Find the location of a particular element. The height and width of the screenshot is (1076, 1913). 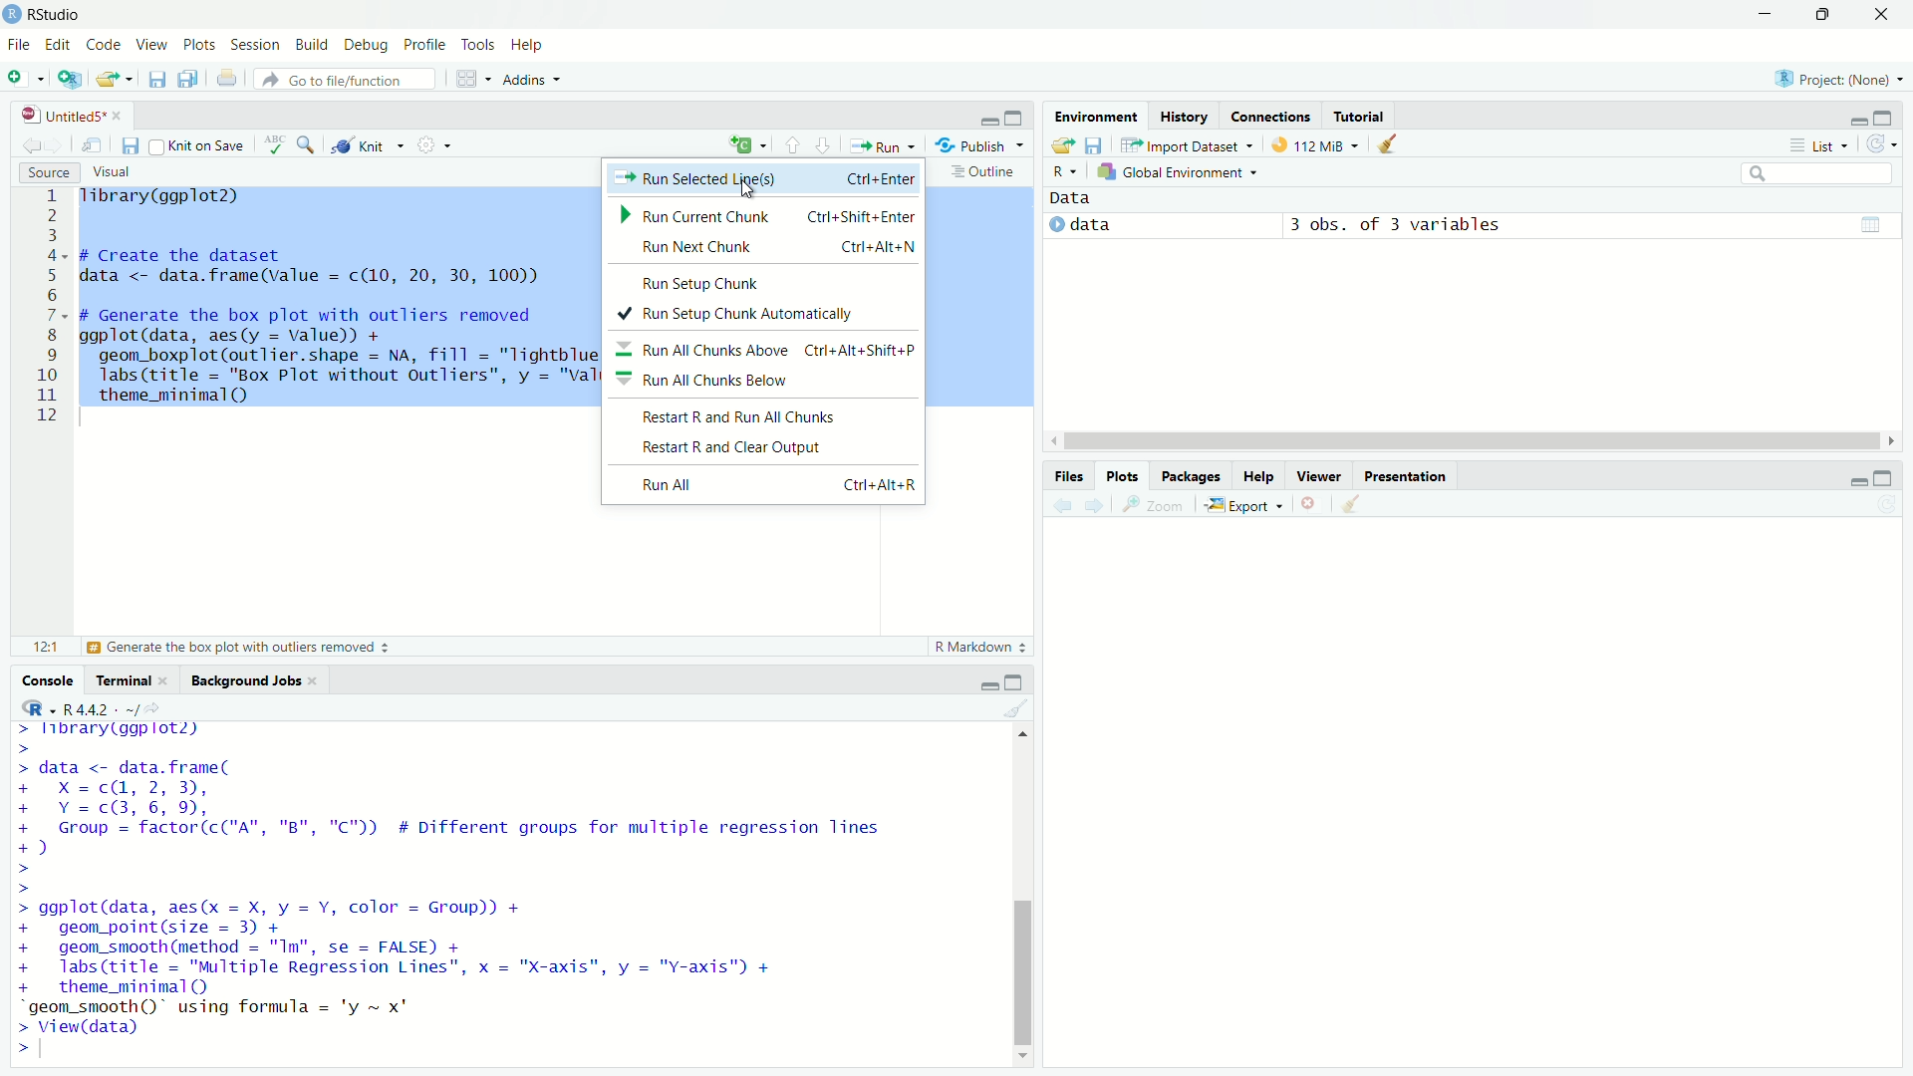

copy is located at coordinates (189, 80).